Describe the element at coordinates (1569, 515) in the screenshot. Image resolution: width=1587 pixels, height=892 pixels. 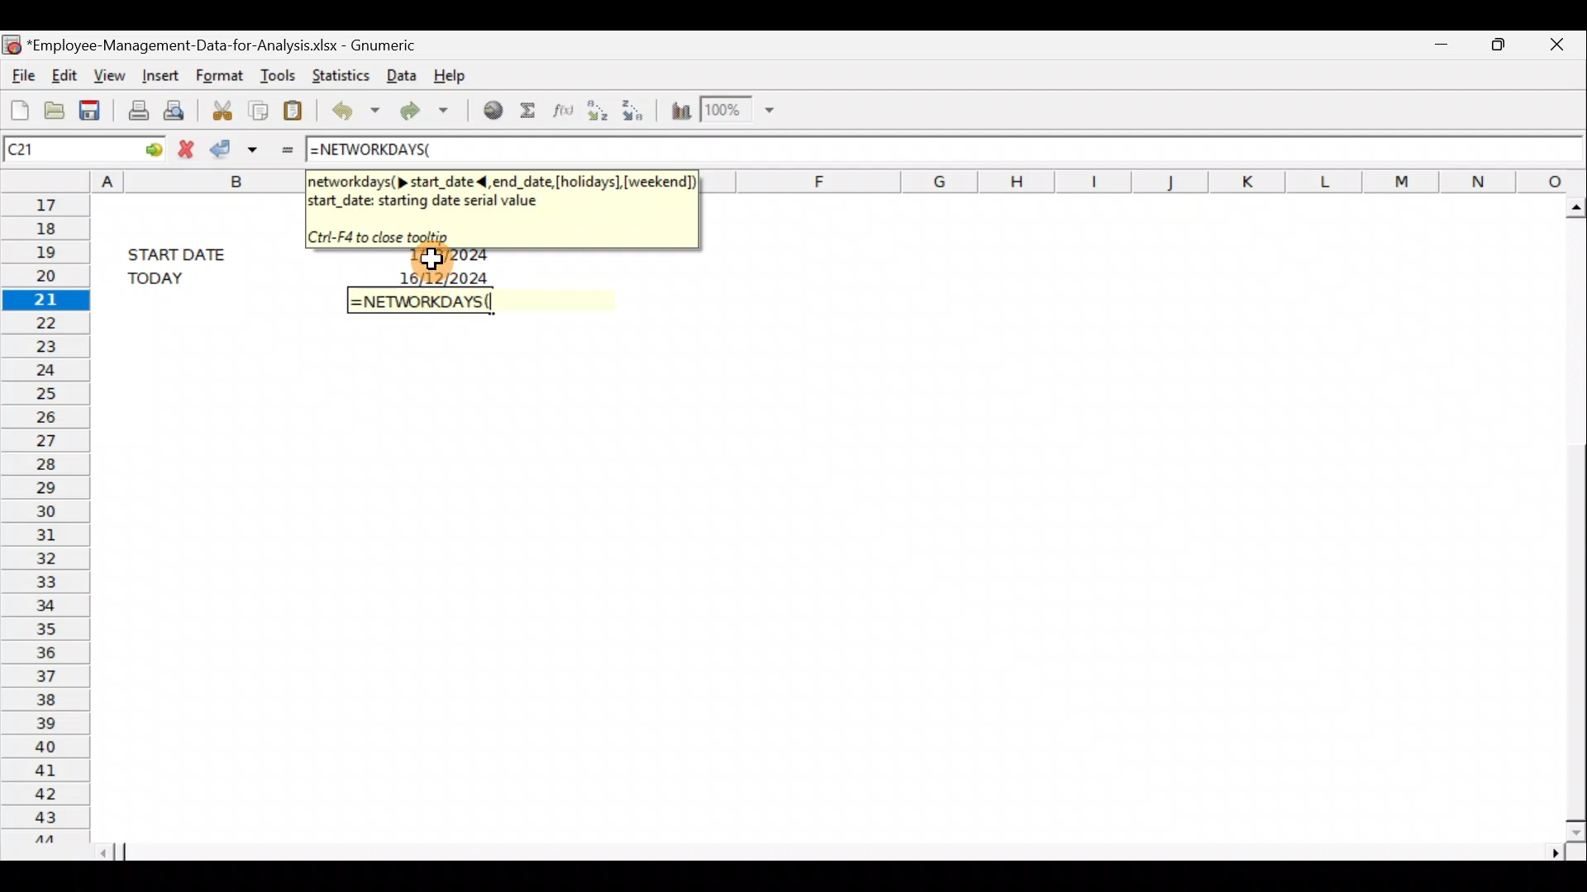
I see `Scroll bar` at that location.